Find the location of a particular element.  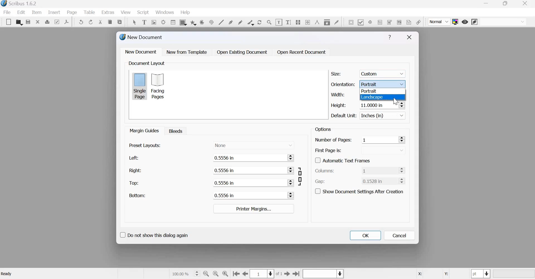

Right: is located at coordinates (135, 170).